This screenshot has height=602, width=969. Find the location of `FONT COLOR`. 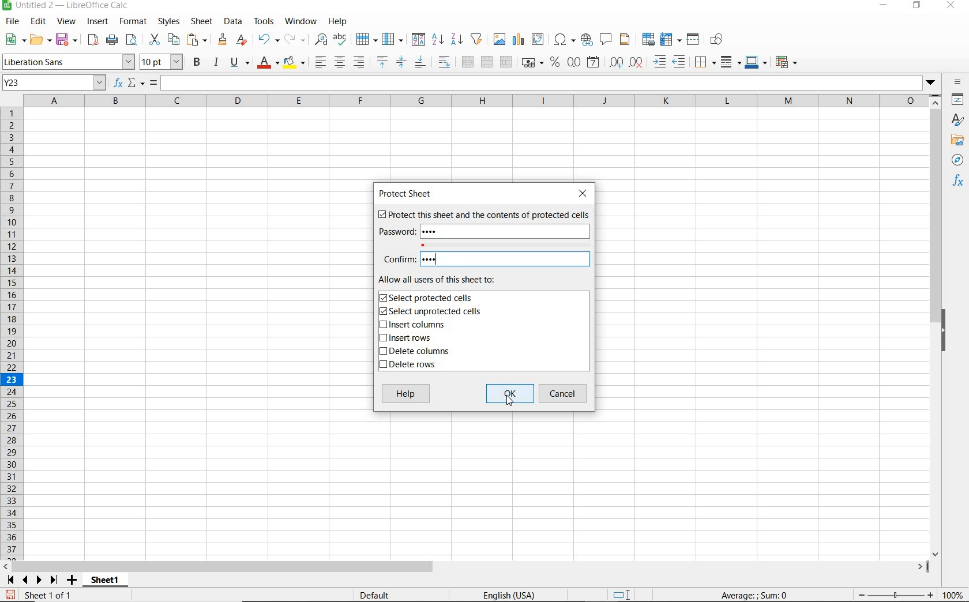

FONT COLOR is located at coordinates (268, 63).